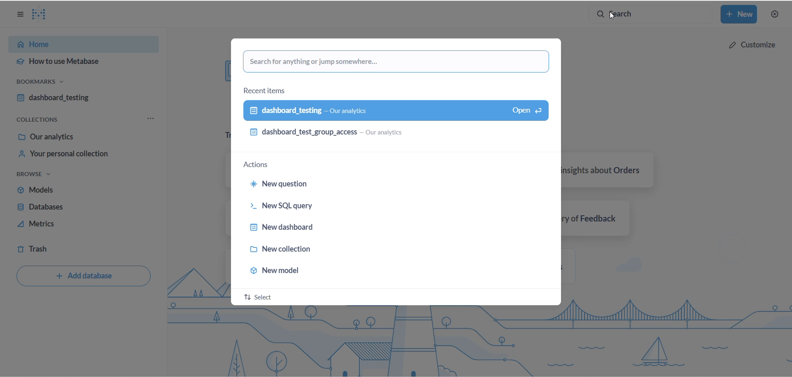  What do you see at coordinates (80, 99) in the screenshot?
I see `dashboard ` at bounding box center [80, 99].